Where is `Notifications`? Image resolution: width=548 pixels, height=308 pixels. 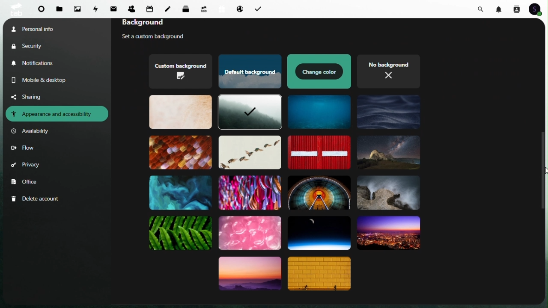
Notifications is located at coordinates (36, 63).